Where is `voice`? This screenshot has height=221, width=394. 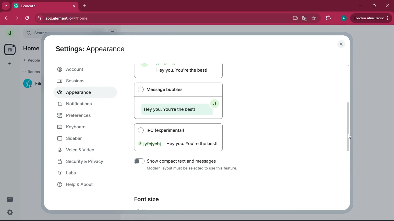 voice is located at coordinates (83, 150).